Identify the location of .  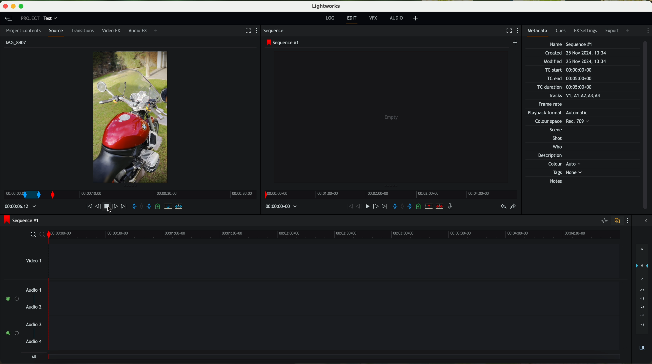
(556, 122).